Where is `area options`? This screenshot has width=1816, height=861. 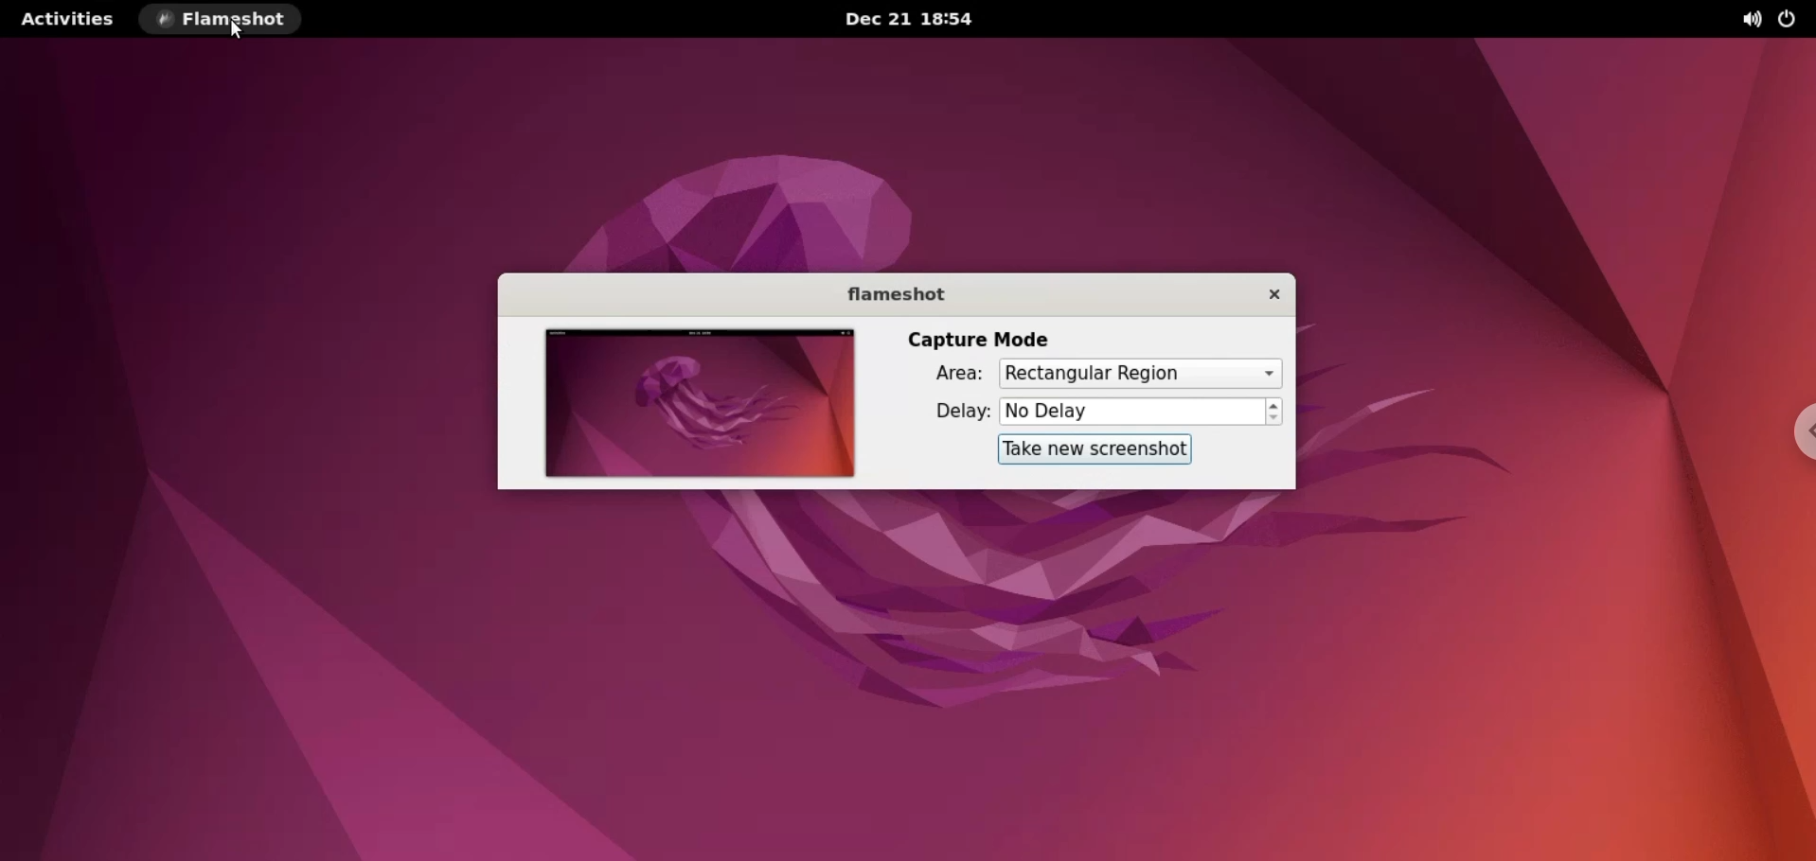 area options is located at coordinates (1140, 375).